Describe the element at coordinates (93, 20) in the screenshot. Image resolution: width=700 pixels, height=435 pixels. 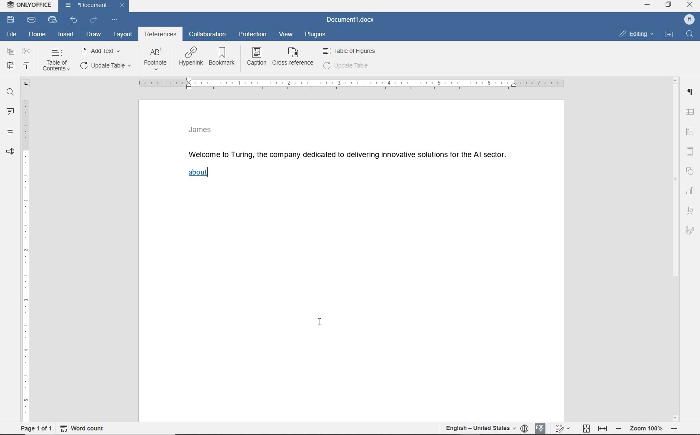
I see `redo` at that location.